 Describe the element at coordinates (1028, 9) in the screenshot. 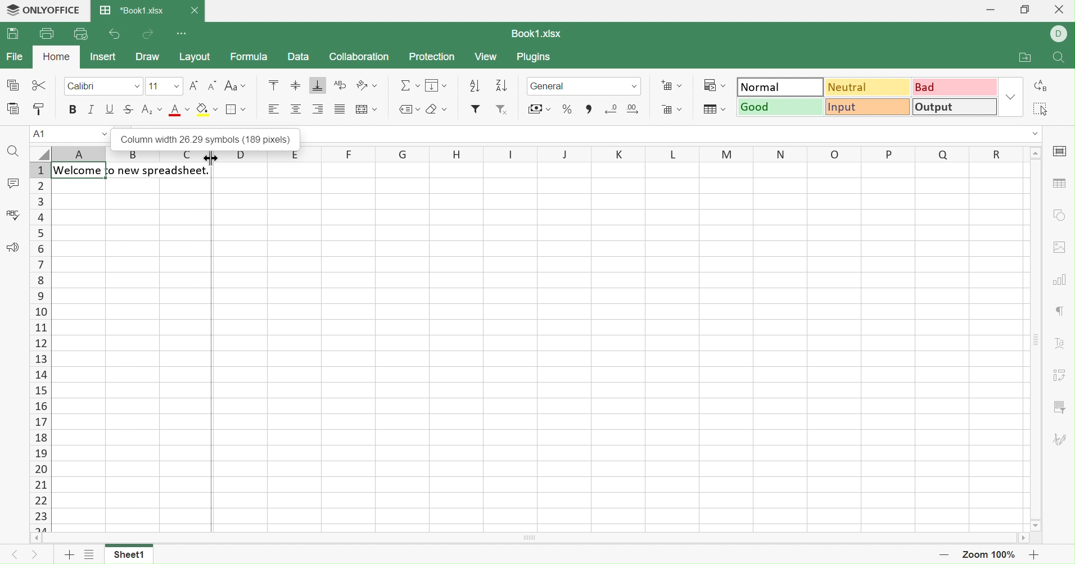

I see `Restore Down` at that location.